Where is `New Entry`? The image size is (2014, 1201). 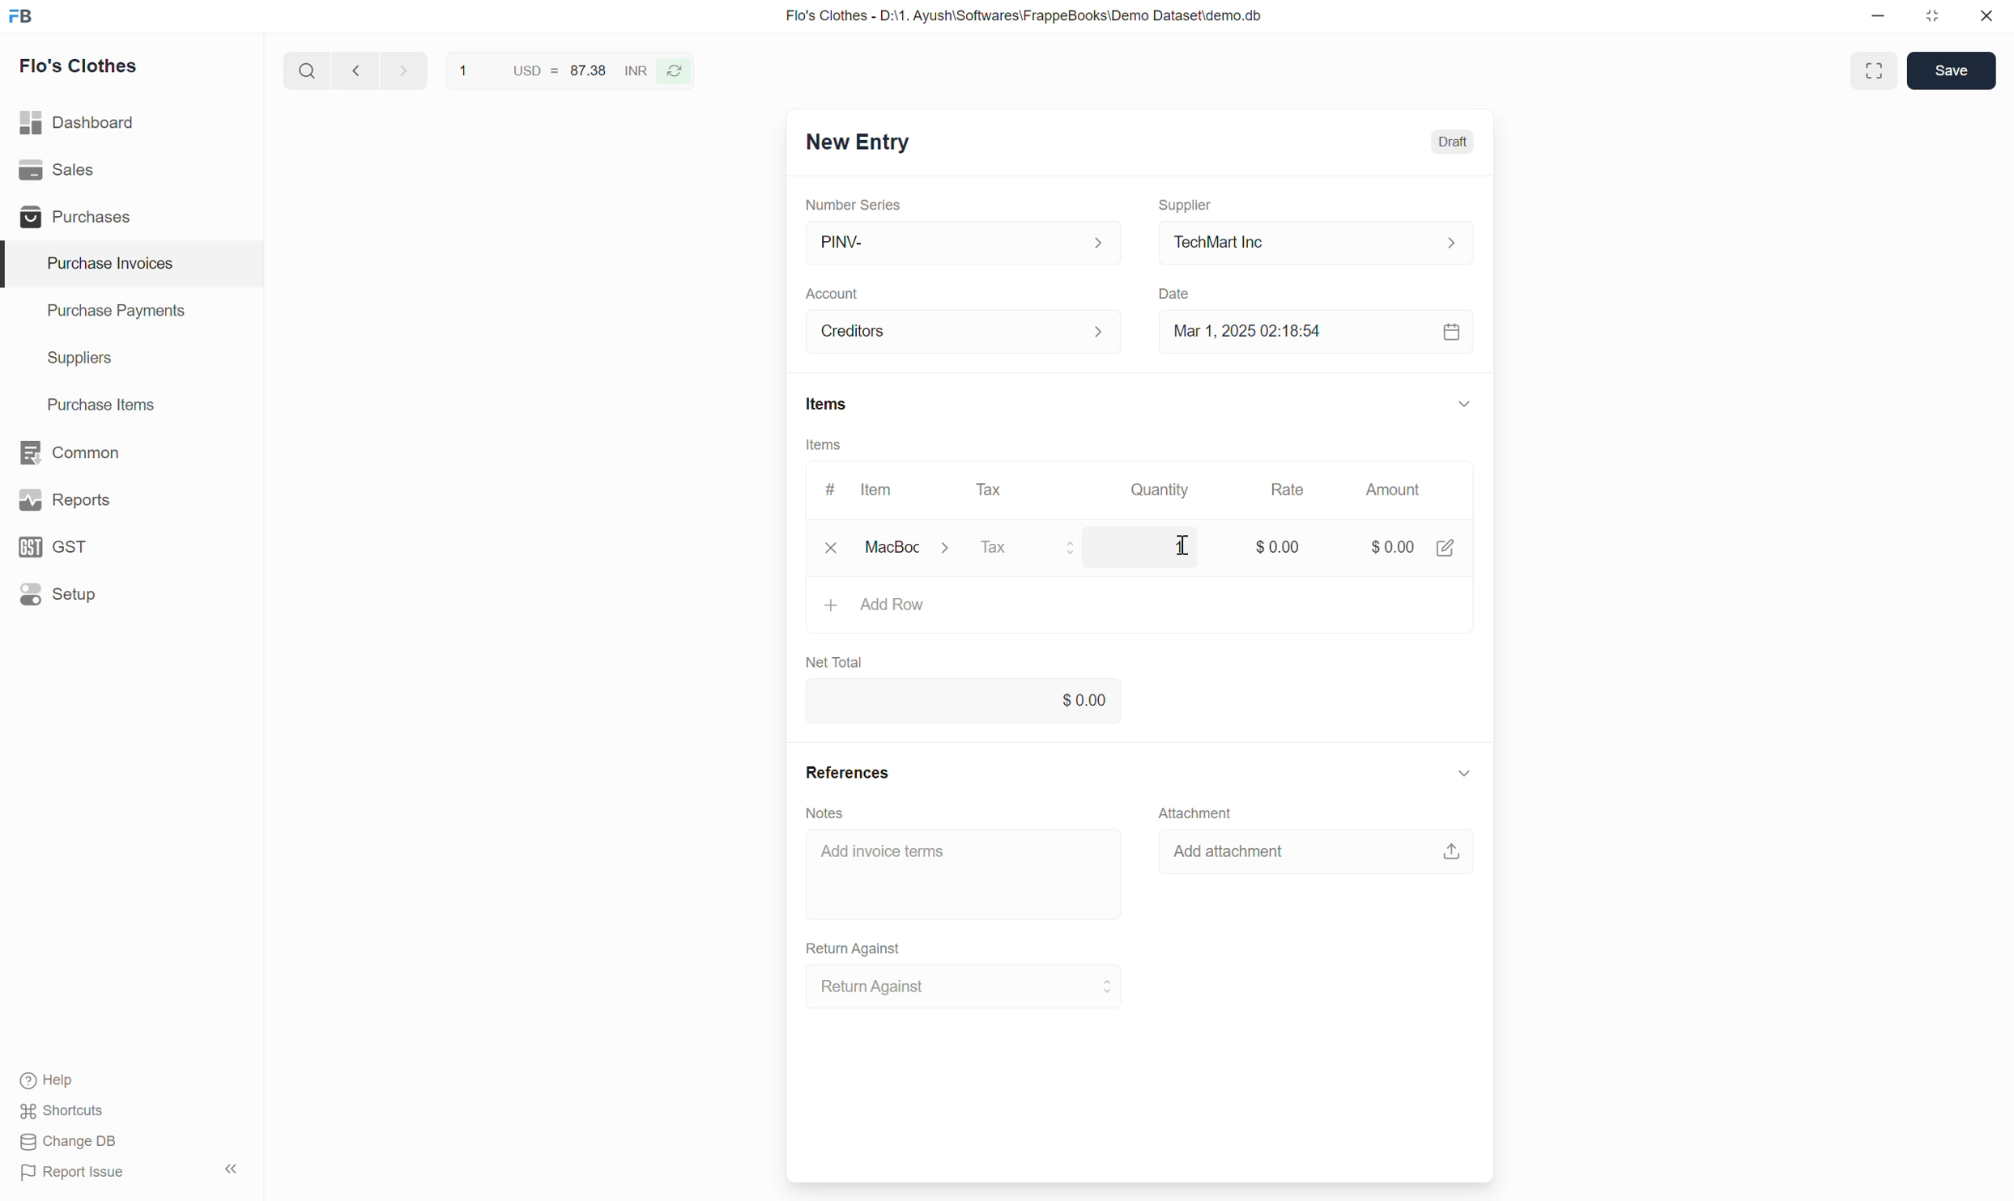 New Entry is located at coordinates (859, 142).